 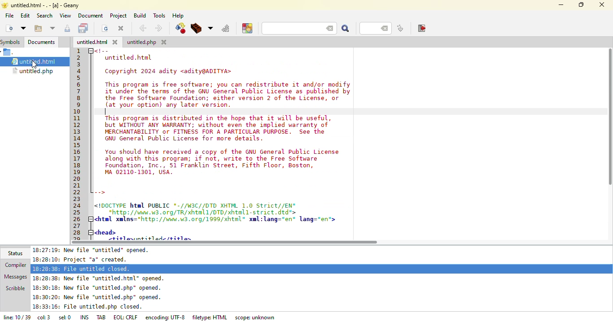 I want to click on edit, so click(x=26, y=16).